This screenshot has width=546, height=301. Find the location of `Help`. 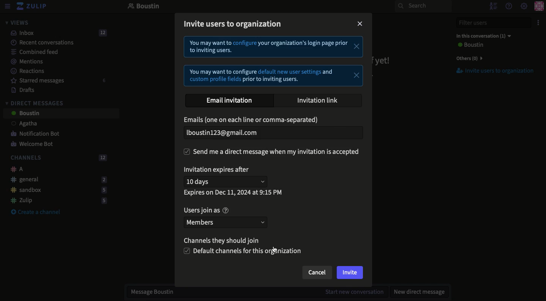

Help is located at coordinates (508, 6).